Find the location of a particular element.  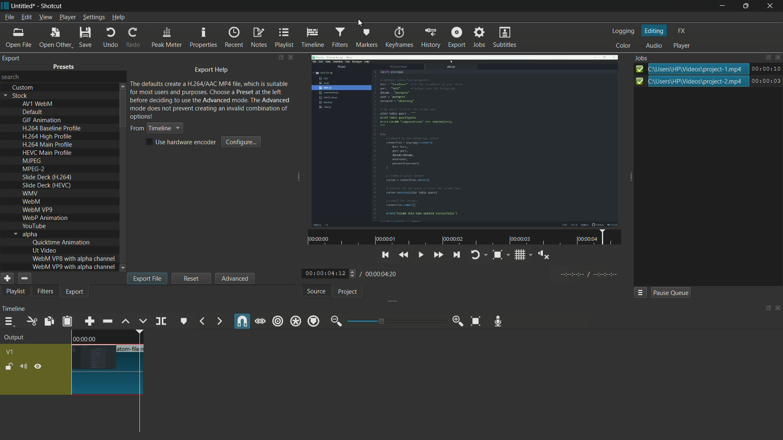

close app is located at coordinates (772, 7).